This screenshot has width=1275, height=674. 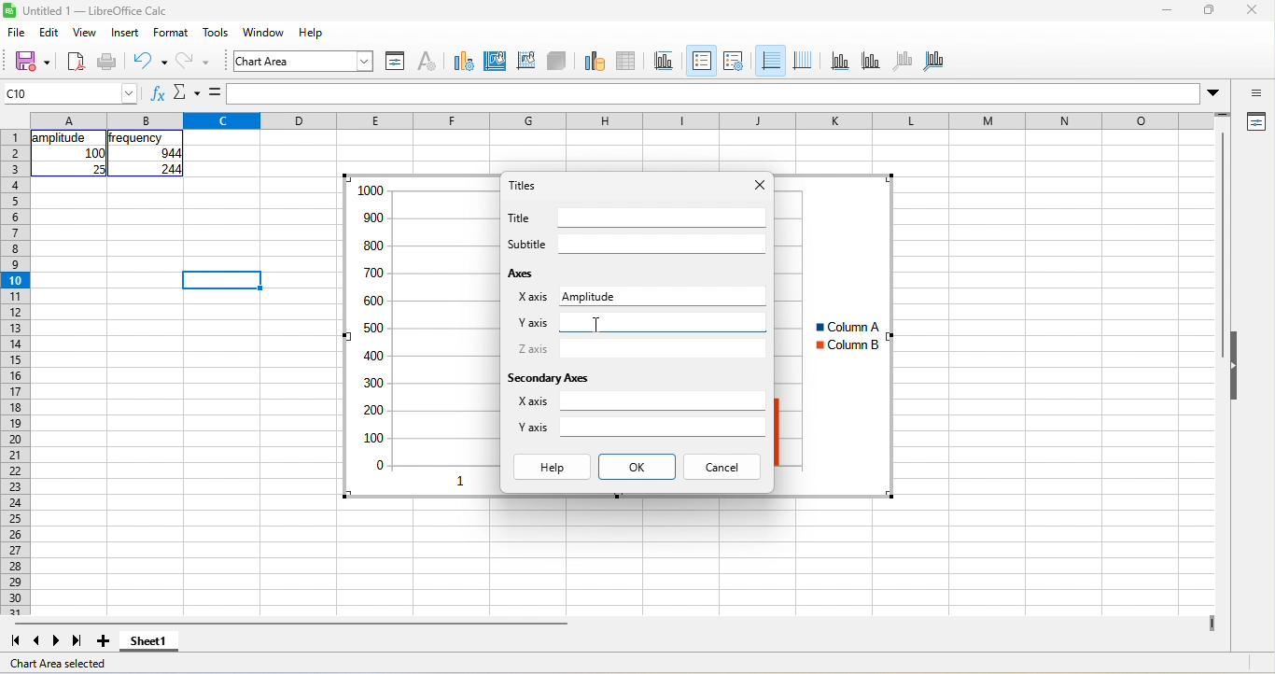 What do you see at coordinates (518, 218) in the screenshot?
I see `Title` at bounding box center [518, 218].